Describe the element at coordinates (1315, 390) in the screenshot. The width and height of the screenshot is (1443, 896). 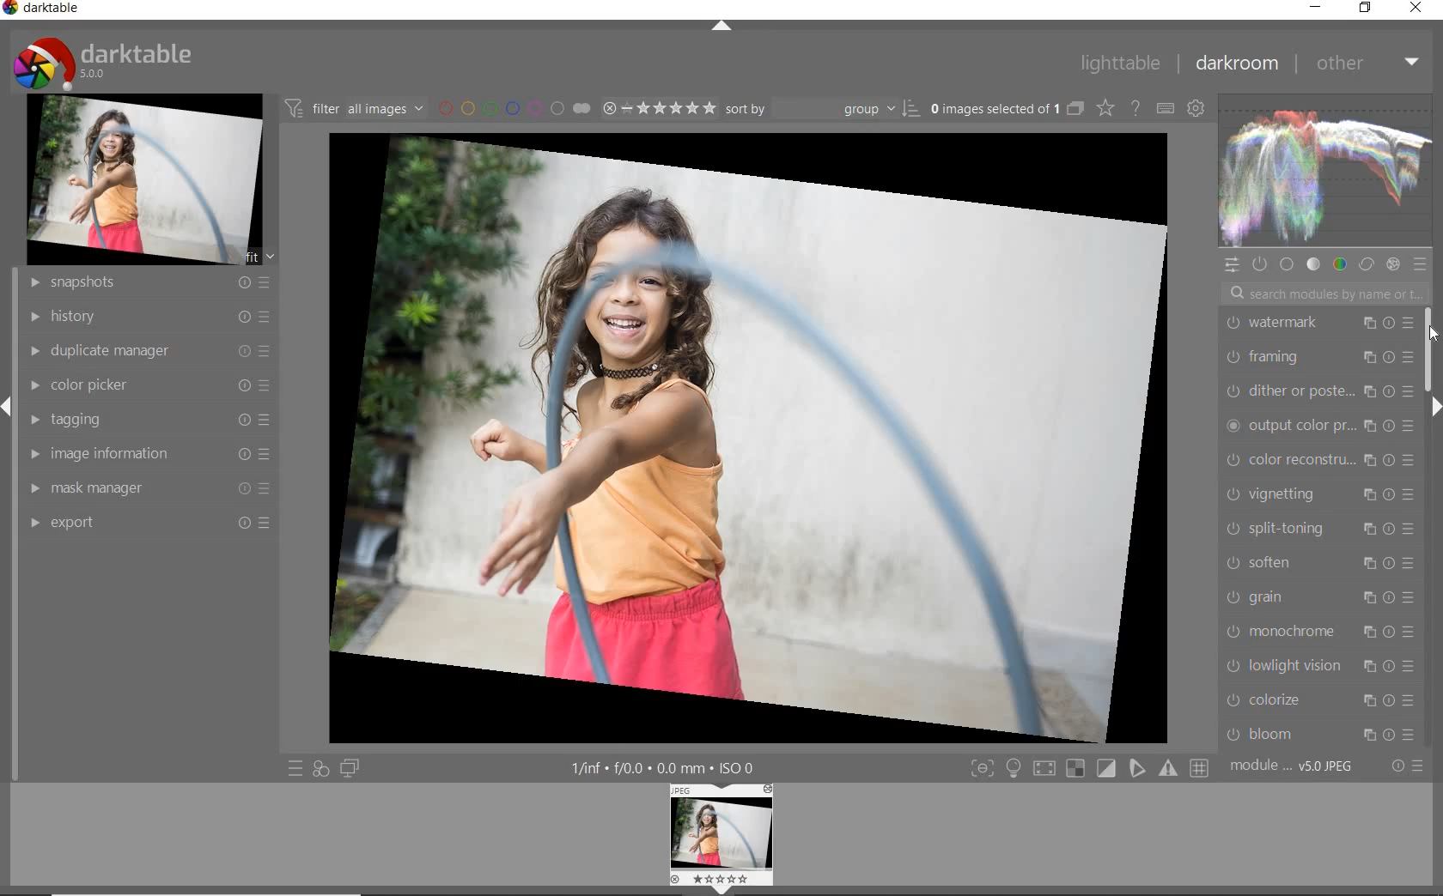
I see `dither or paste` at that location.